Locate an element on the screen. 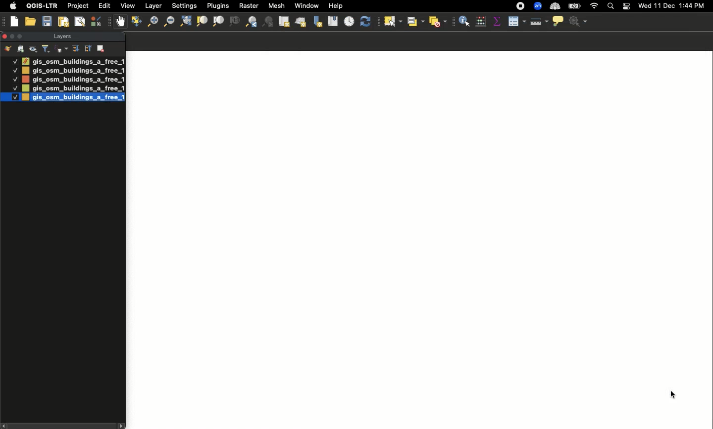  Checked is located at coordinates (14, 70).